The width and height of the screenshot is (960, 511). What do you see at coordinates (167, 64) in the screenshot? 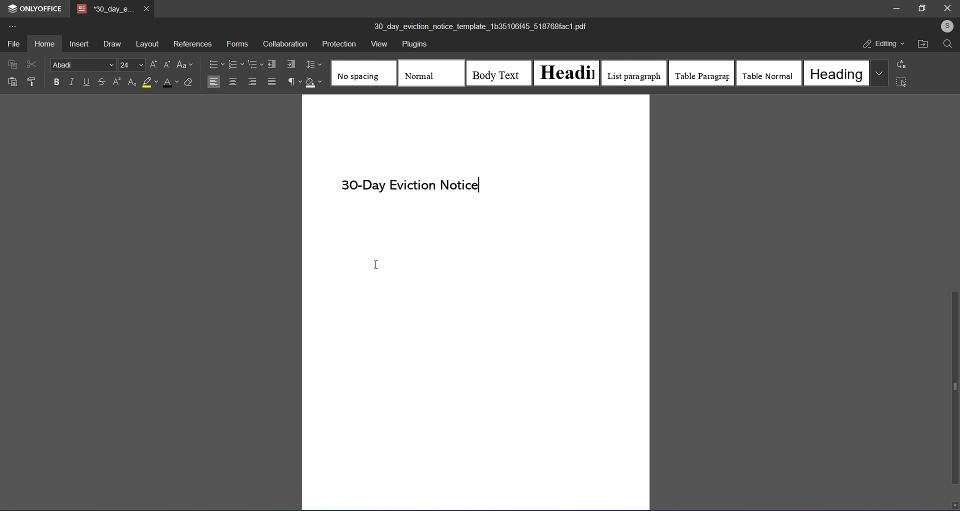
I see `decrease font size` at bounding box center [167, 64].